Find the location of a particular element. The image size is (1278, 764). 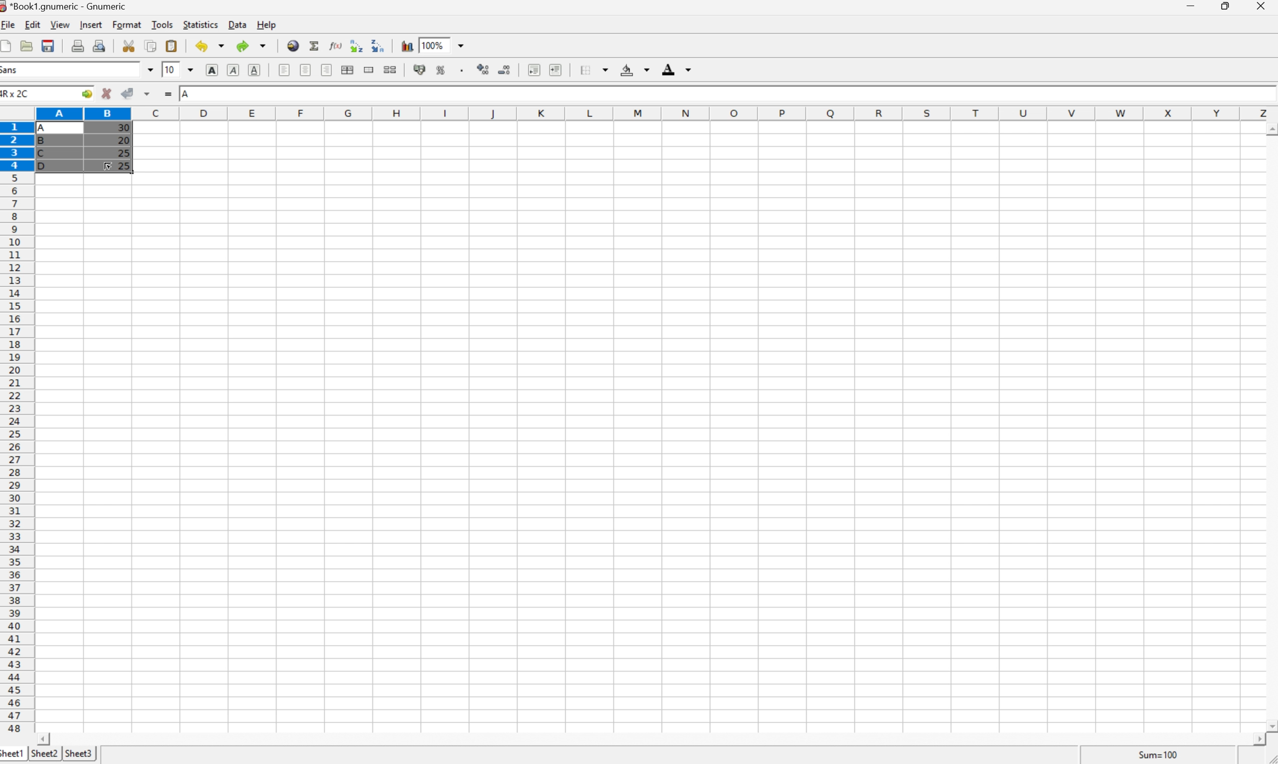

Scroll Left is located at coordinates (46, 738).